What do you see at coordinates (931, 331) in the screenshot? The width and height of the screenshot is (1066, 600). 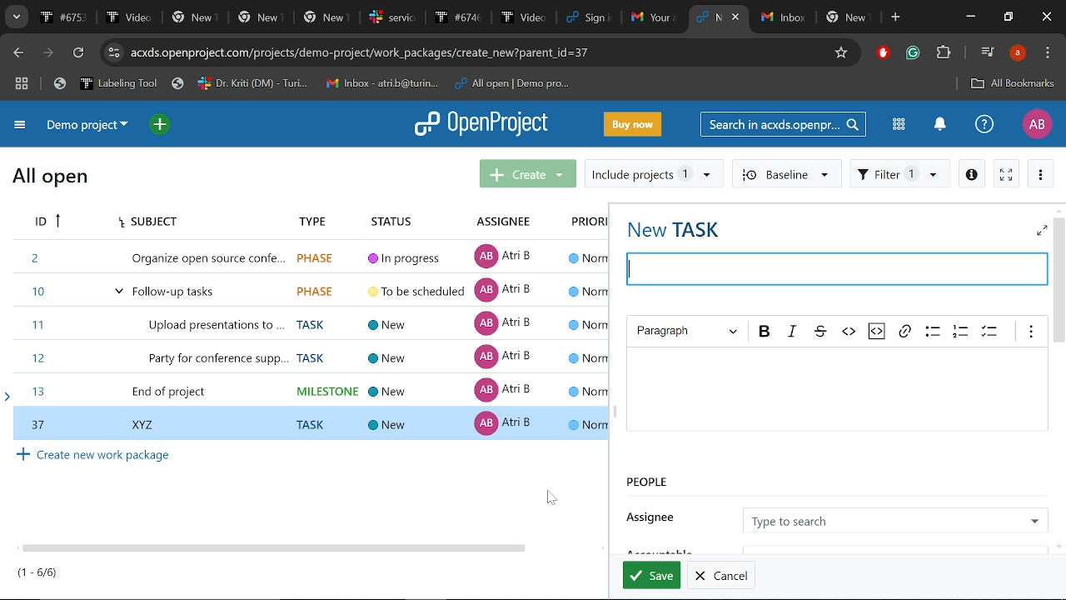 I see `Bulleted list` at bounding box center [931, 331].